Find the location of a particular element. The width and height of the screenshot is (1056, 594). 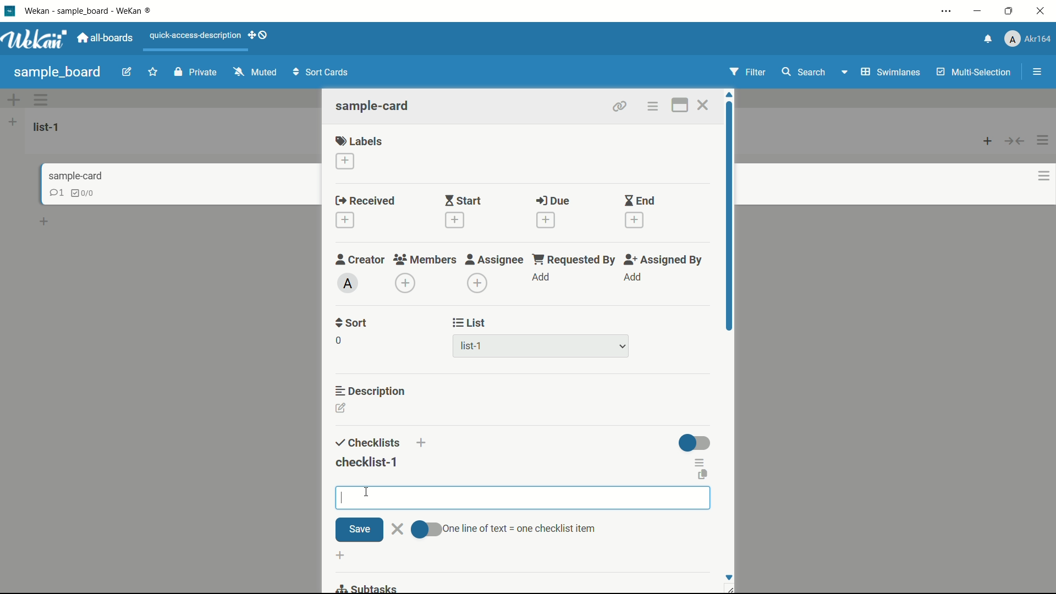

favourite is located at coordinates (153, 70).